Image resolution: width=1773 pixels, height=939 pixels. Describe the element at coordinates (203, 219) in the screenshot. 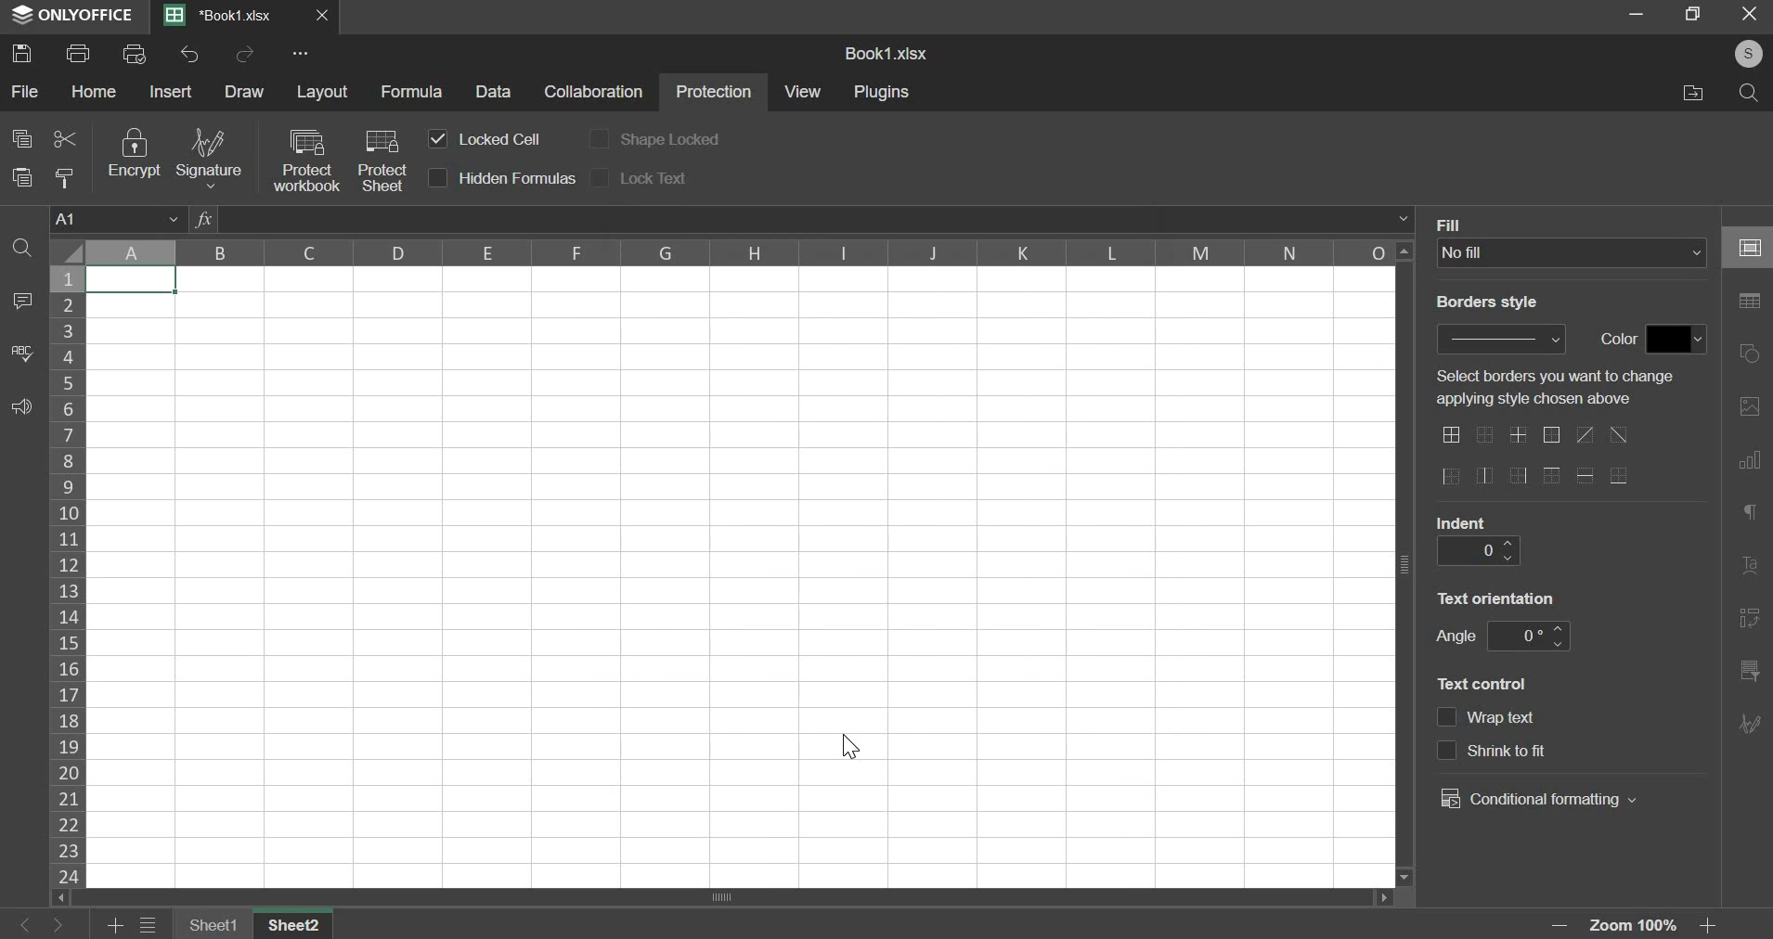

I see `fx` at that location.